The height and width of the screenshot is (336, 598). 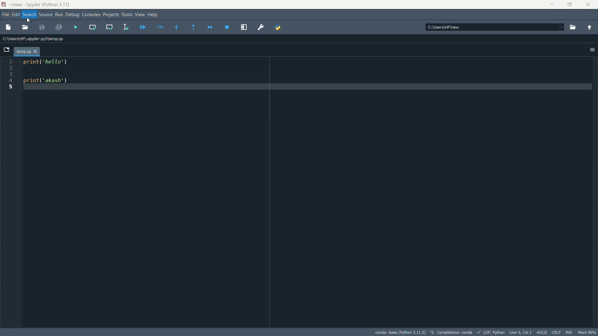 I want to click on parent directory, so click(x=590, y=27).